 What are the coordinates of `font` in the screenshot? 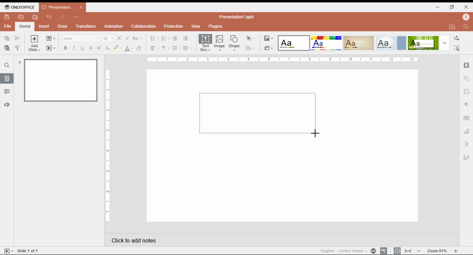 It's located at (81, 38).